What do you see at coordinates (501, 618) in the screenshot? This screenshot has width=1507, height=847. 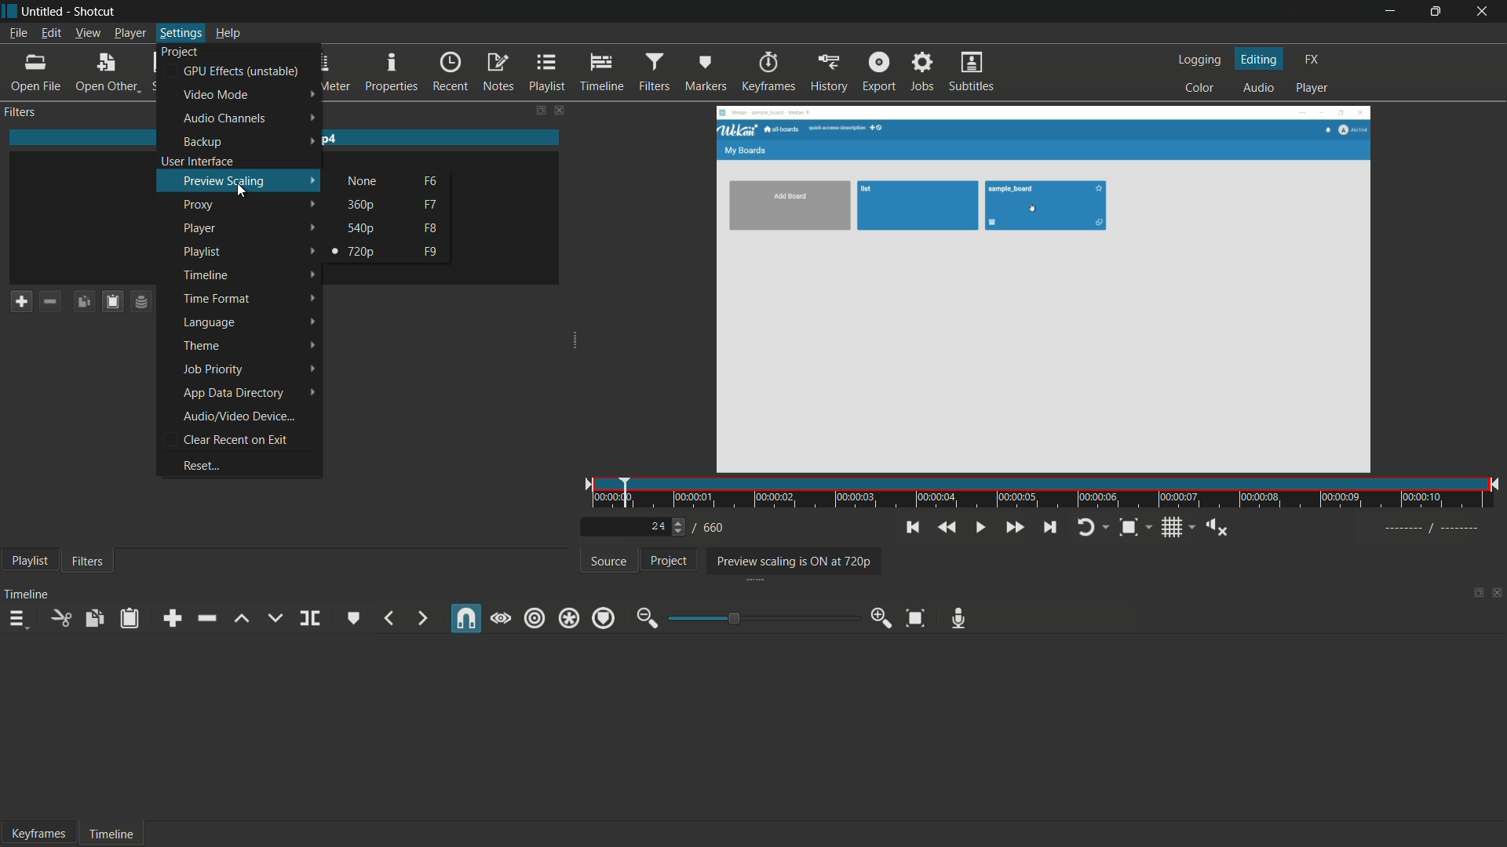 I see `scrub while dragging` at bounding box center [501, 618].